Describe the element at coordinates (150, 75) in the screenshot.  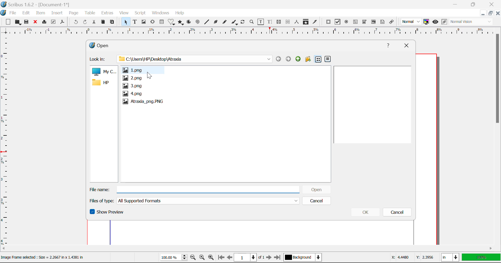
I see `Cursor ` at that location.